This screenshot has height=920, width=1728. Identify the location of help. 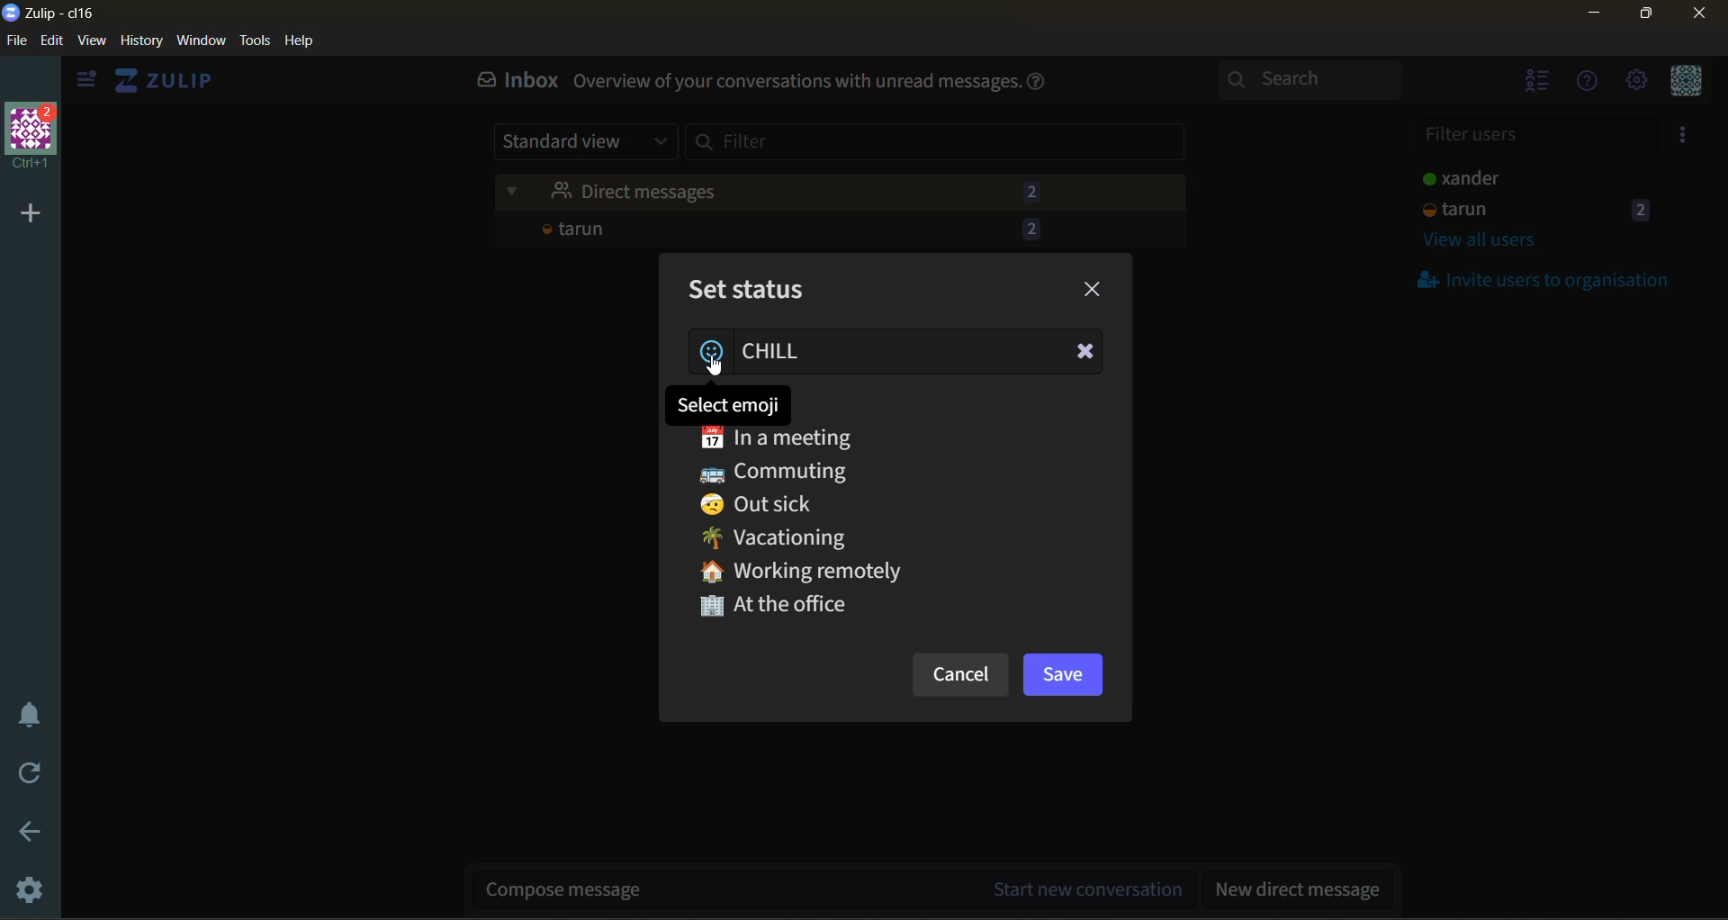
(1040, 80).